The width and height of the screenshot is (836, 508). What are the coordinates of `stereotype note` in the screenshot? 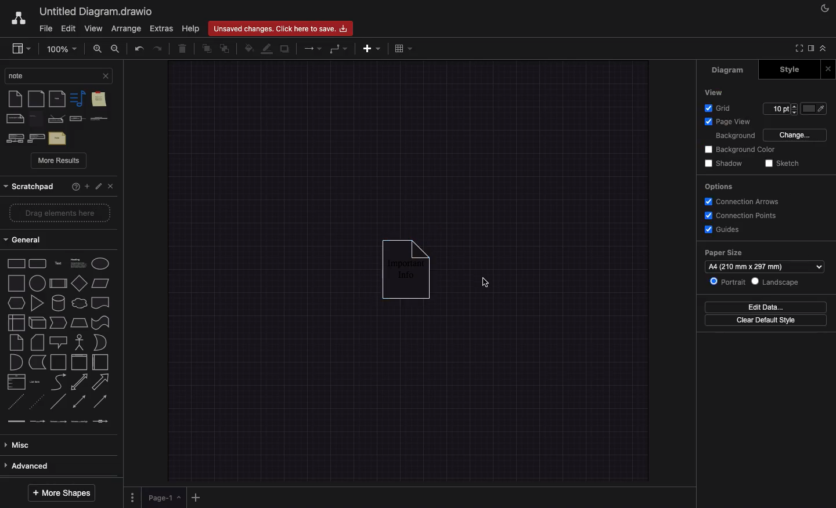 It's located at (37, 138).